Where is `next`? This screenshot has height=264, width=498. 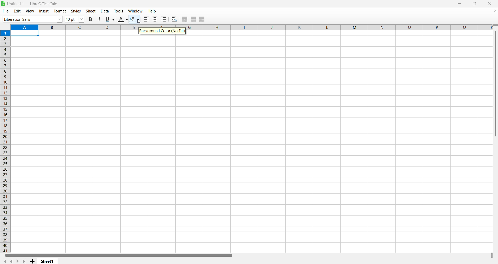 next is located at coordinates (19, 261).